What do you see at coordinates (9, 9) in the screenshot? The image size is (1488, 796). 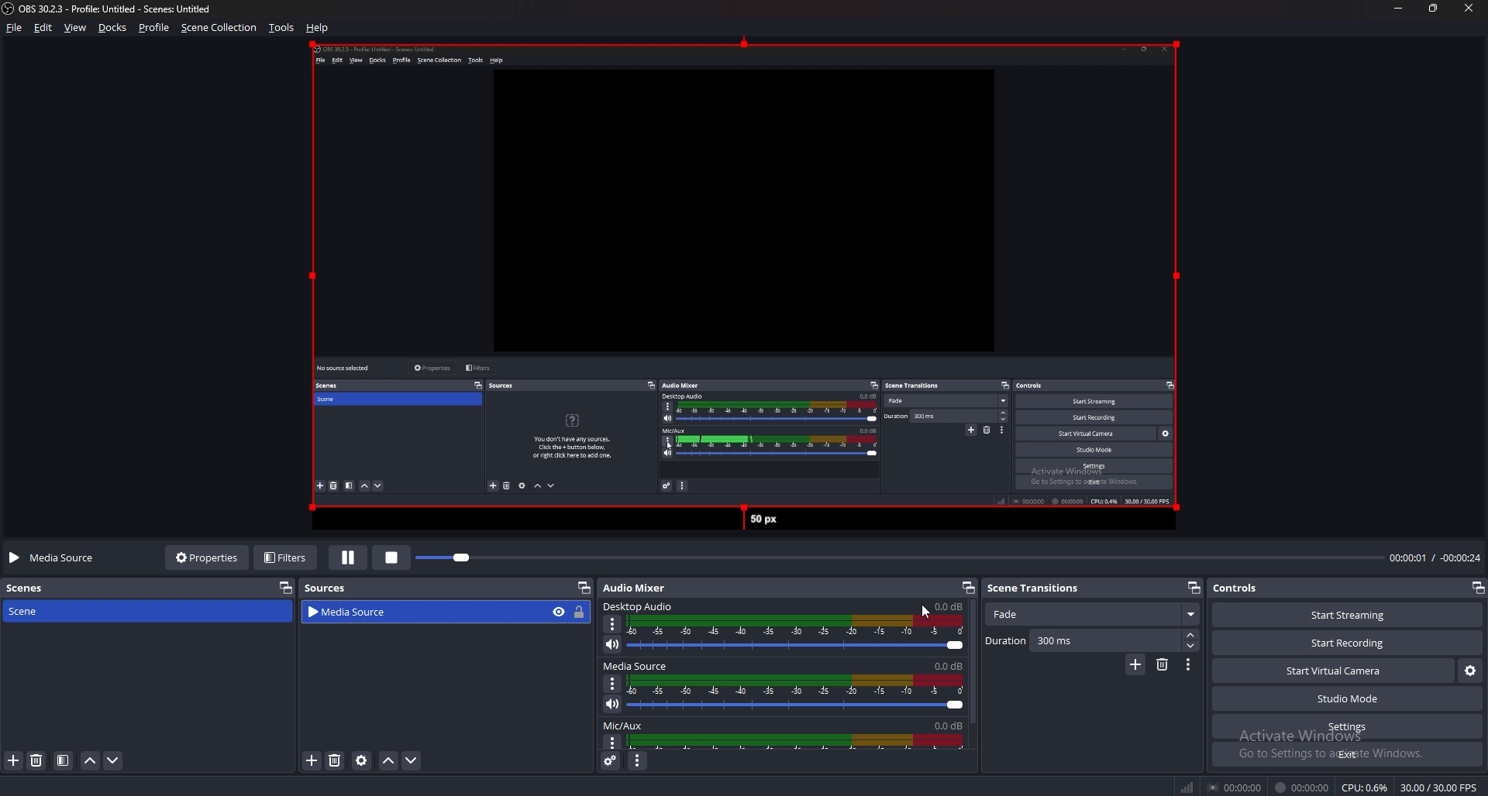 I see `OBS LOGO` at bounding box center [9, 9].